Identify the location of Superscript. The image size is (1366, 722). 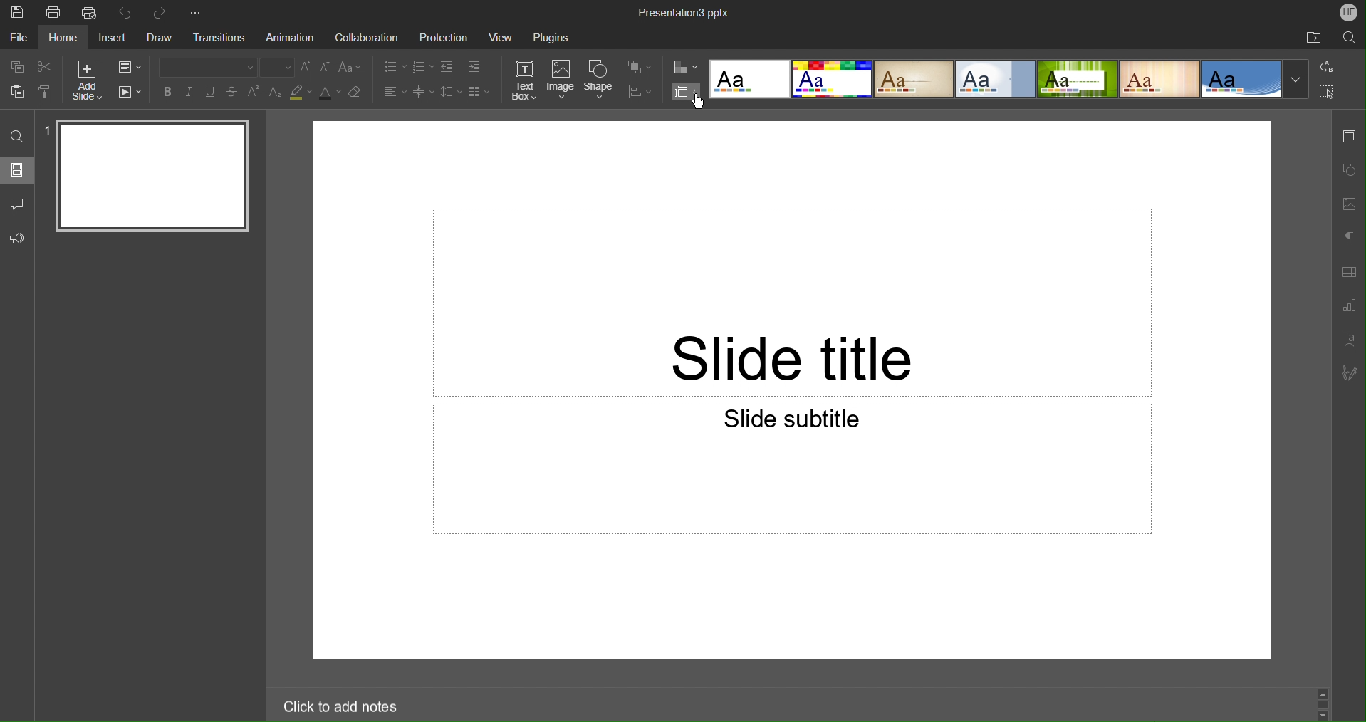
(254, 92).